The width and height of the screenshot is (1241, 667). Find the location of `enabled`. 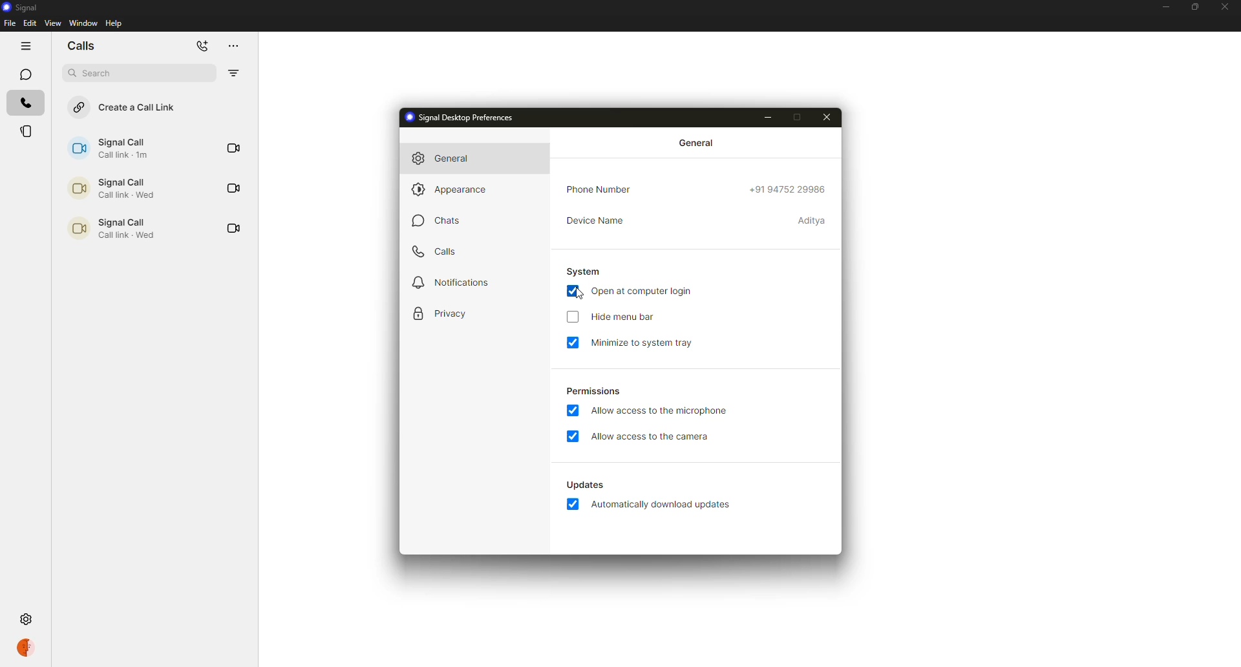

enabled is located at coordinates (572, 436).